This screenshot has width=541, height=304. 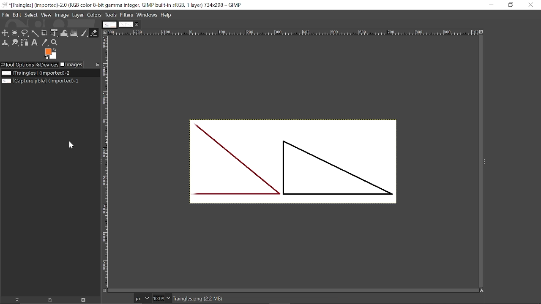 What do you see at coordinates (34, 33) in the screenshot?
I see `Fuzz select tool` at bounding box center [34, 33].